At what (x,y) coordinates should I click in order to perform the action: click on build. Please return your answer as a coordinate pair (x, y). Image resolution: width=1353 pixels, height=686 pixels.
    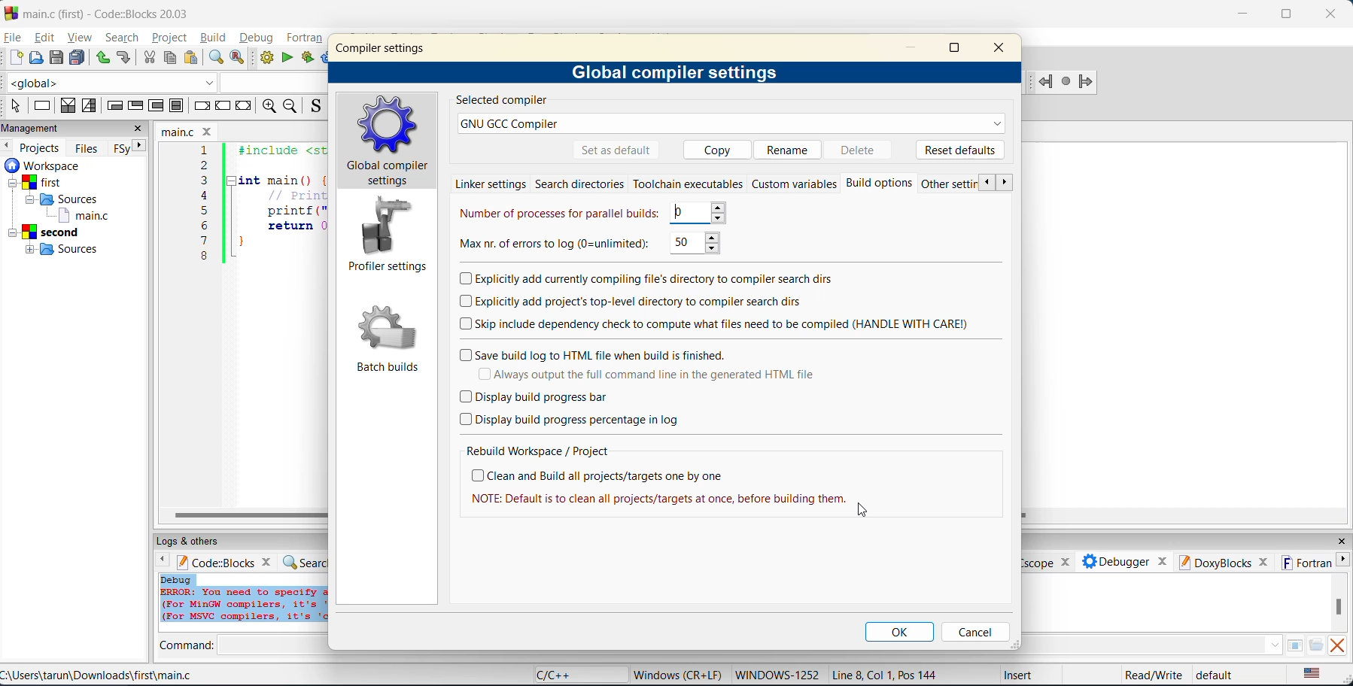
    Looking at the image, I should click on (215, 39).